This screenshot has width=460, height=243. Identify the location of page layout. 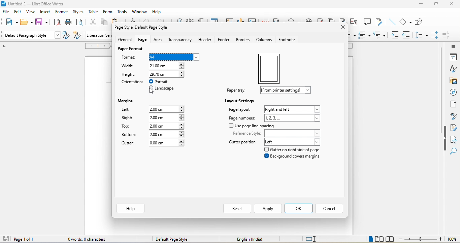
(240, 111).